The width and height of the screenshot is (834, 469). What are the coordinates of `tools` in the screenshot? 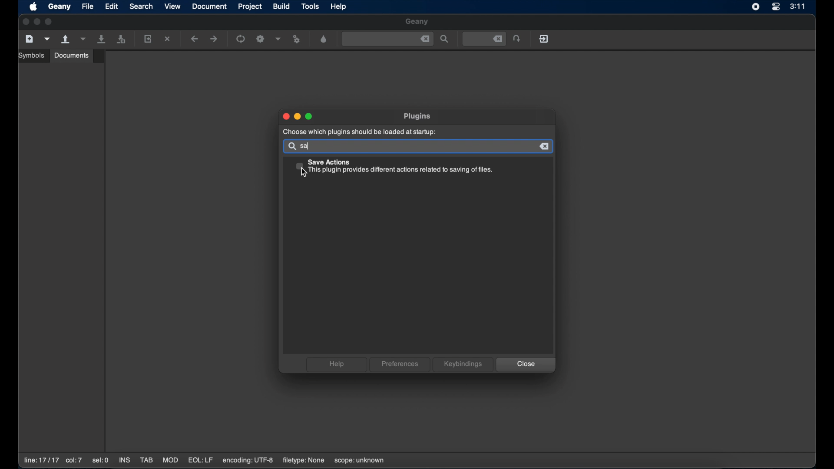 It's located at (311, 7).